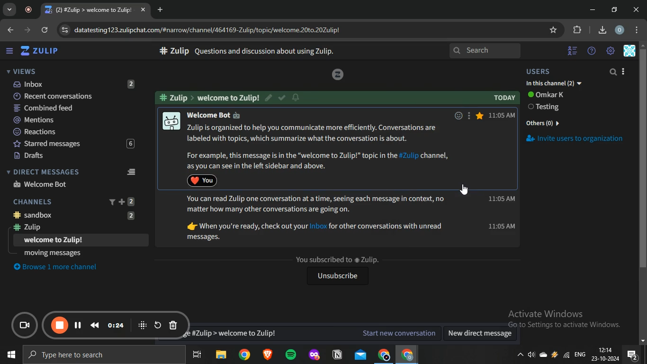  What do you see at coordinates (102, 355) in the screenshot?
I see `type here to search` at bounding box center [102, 355].